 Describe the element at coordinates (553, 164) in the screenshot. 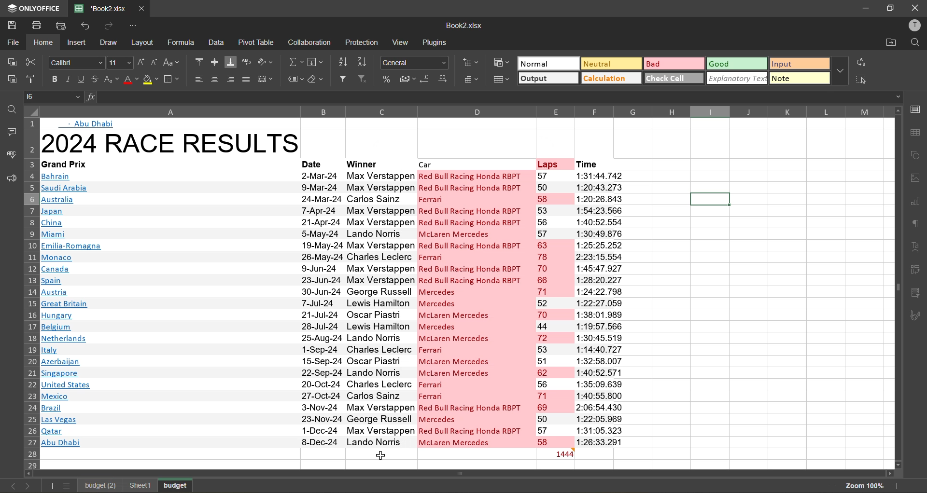

I see `laps` at that location.